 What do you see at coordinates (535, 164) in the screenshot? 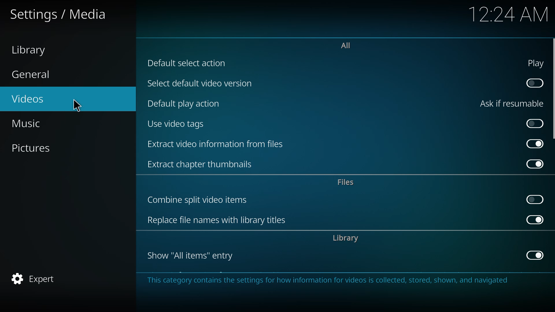
I see `enabled` at bounding box center [535, 164].